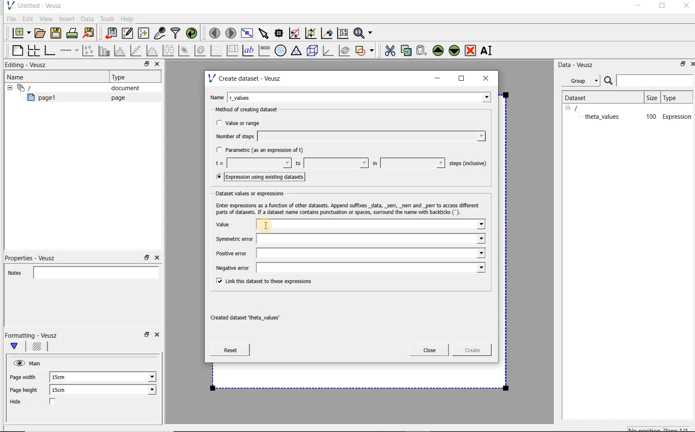 This screenshot has height=432, width=695. Describe the element at coordinates (262, 281) in the screenshot. I see `Link this dataset to these expressions` at that location.